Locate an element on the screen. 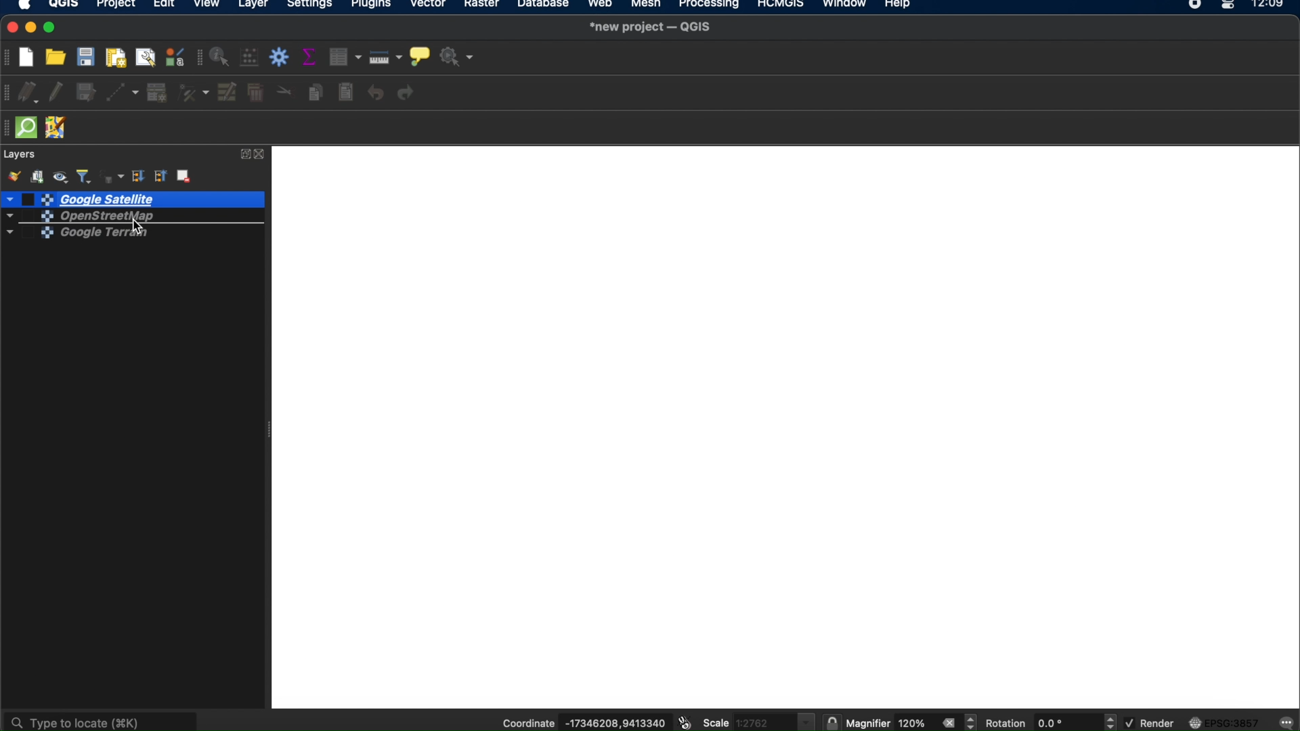 The image size is (1300, 731). no action selected is located at coordinates (456, 58).